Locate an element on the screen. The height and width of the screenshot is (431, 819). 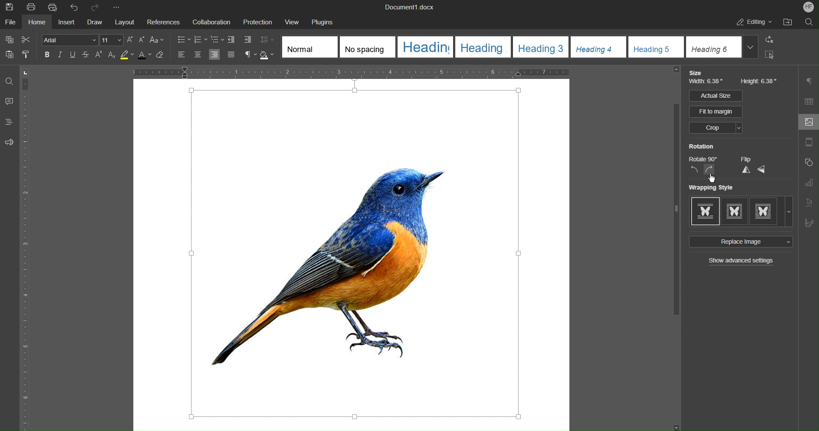
Show advanced settings is located at coordinates (740, 262).